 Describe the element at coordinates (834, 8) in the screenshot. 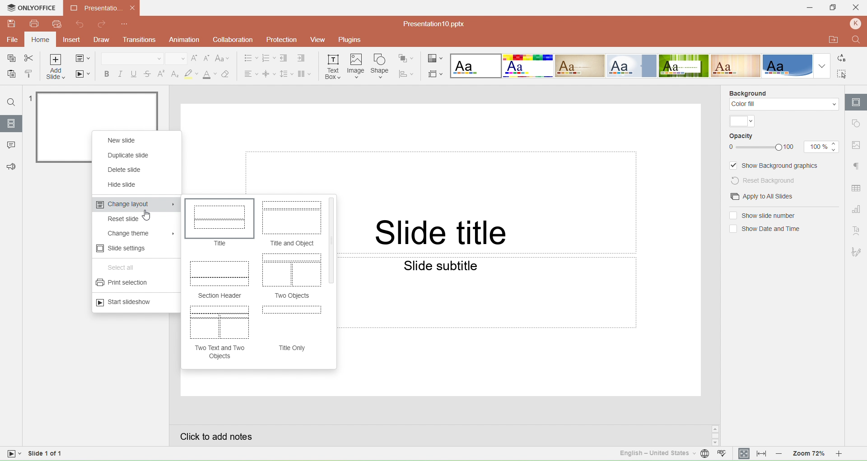

I see `Maximize` at that location.